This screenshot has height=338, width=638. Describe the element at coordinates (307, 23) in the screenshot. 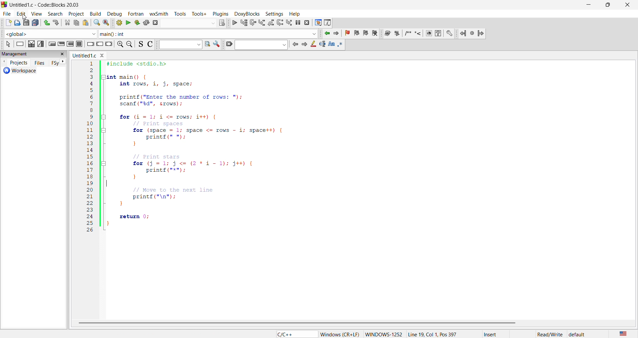

I see `stop debugging` at that location.